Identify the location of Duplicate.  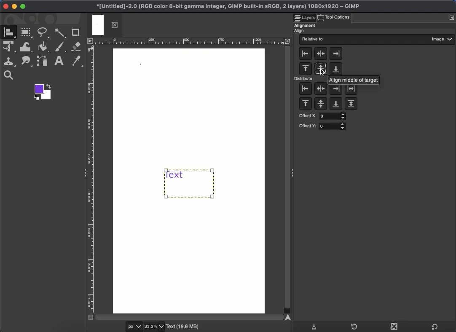
(394, 327).